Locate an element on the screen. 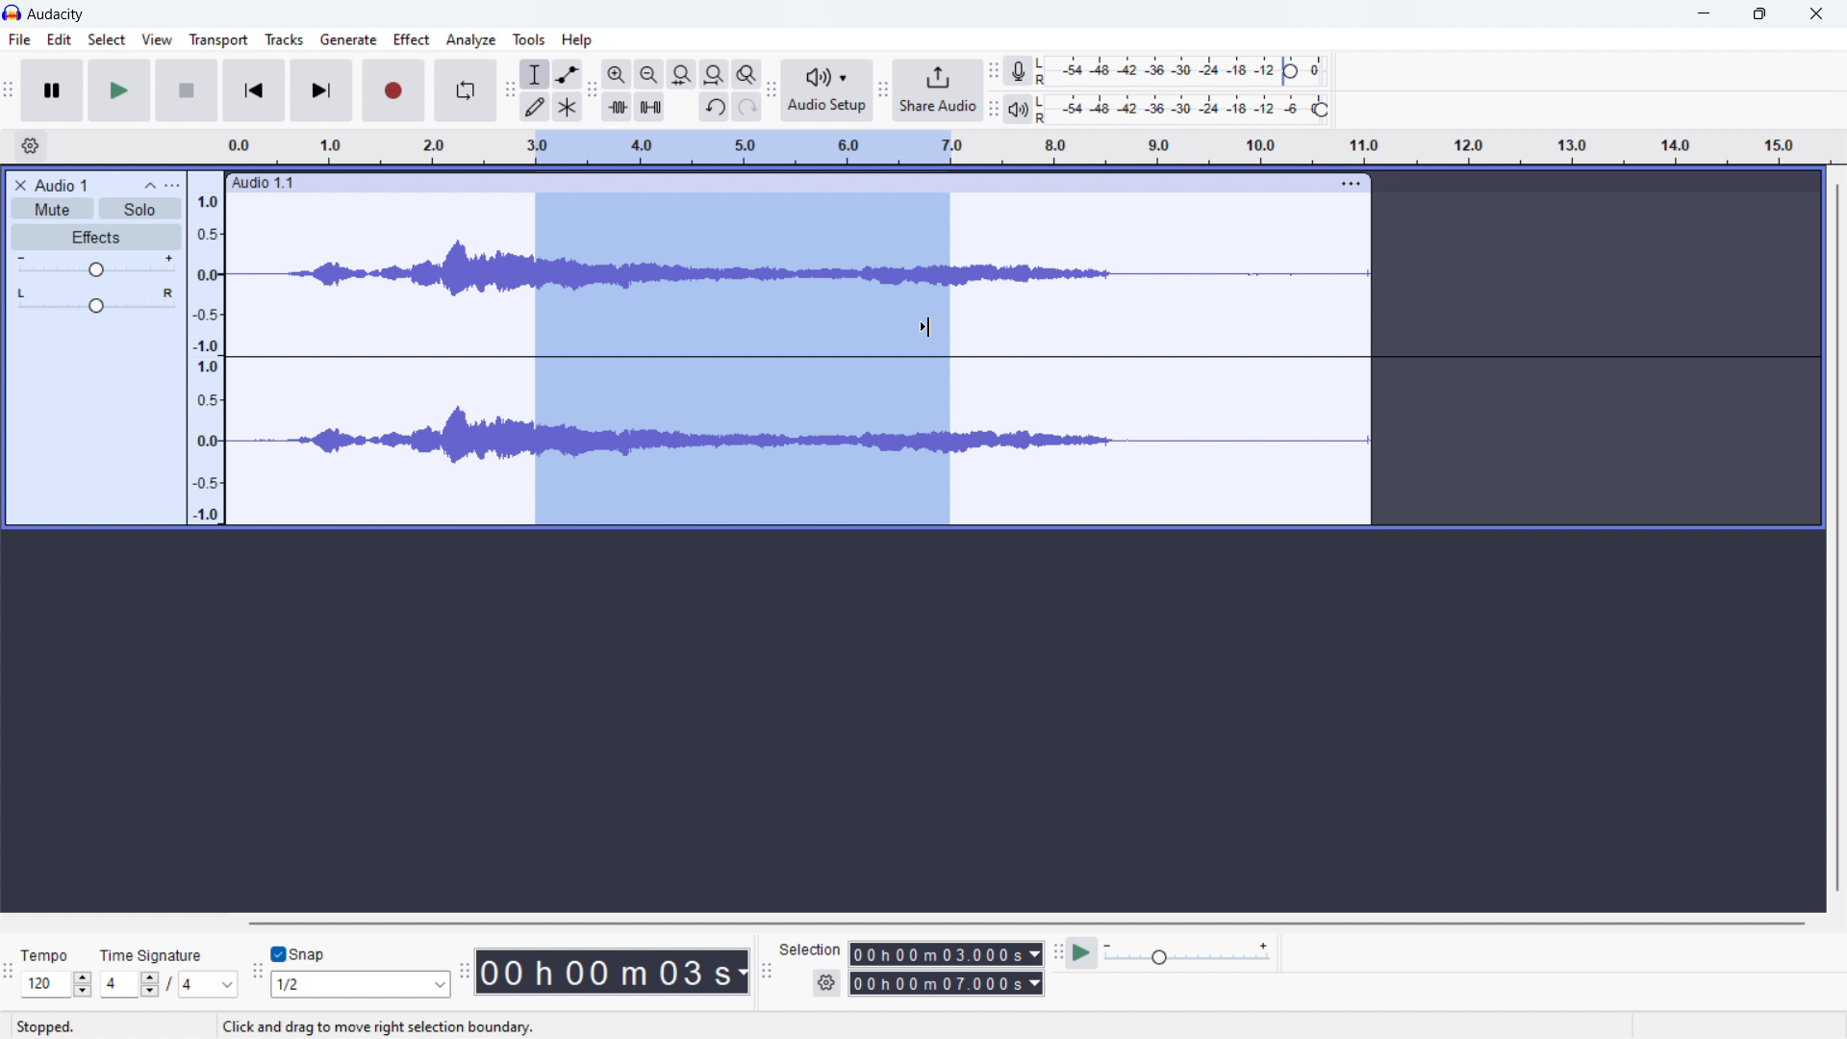 The height and width of the screenshot is (1039, 1847). file is located at coordinates (20, 39).